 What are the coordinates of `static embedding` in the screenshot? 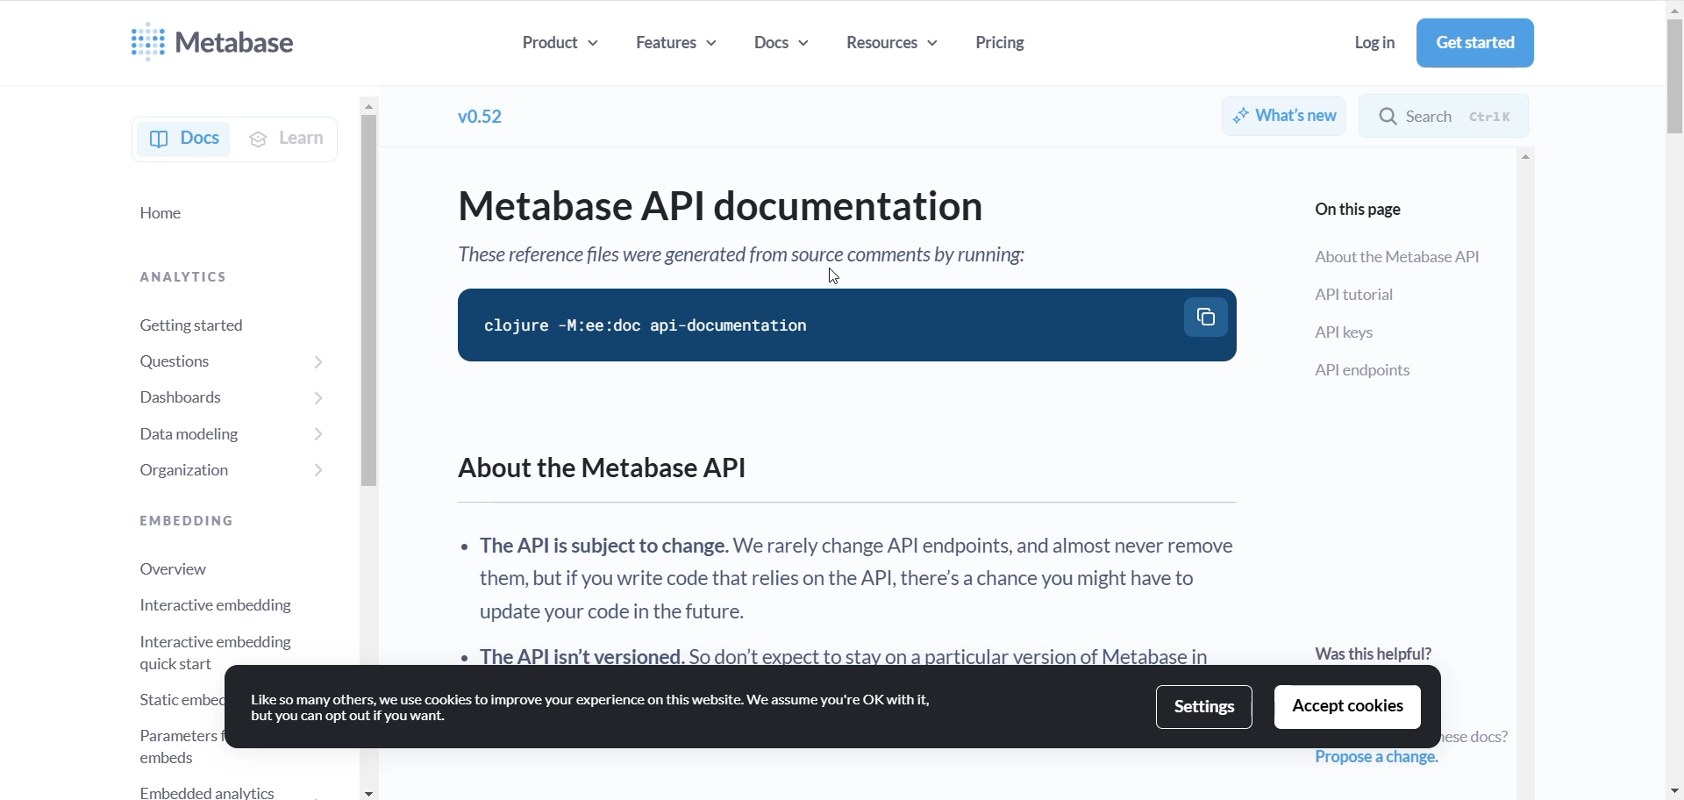 It's located at (156, 696).